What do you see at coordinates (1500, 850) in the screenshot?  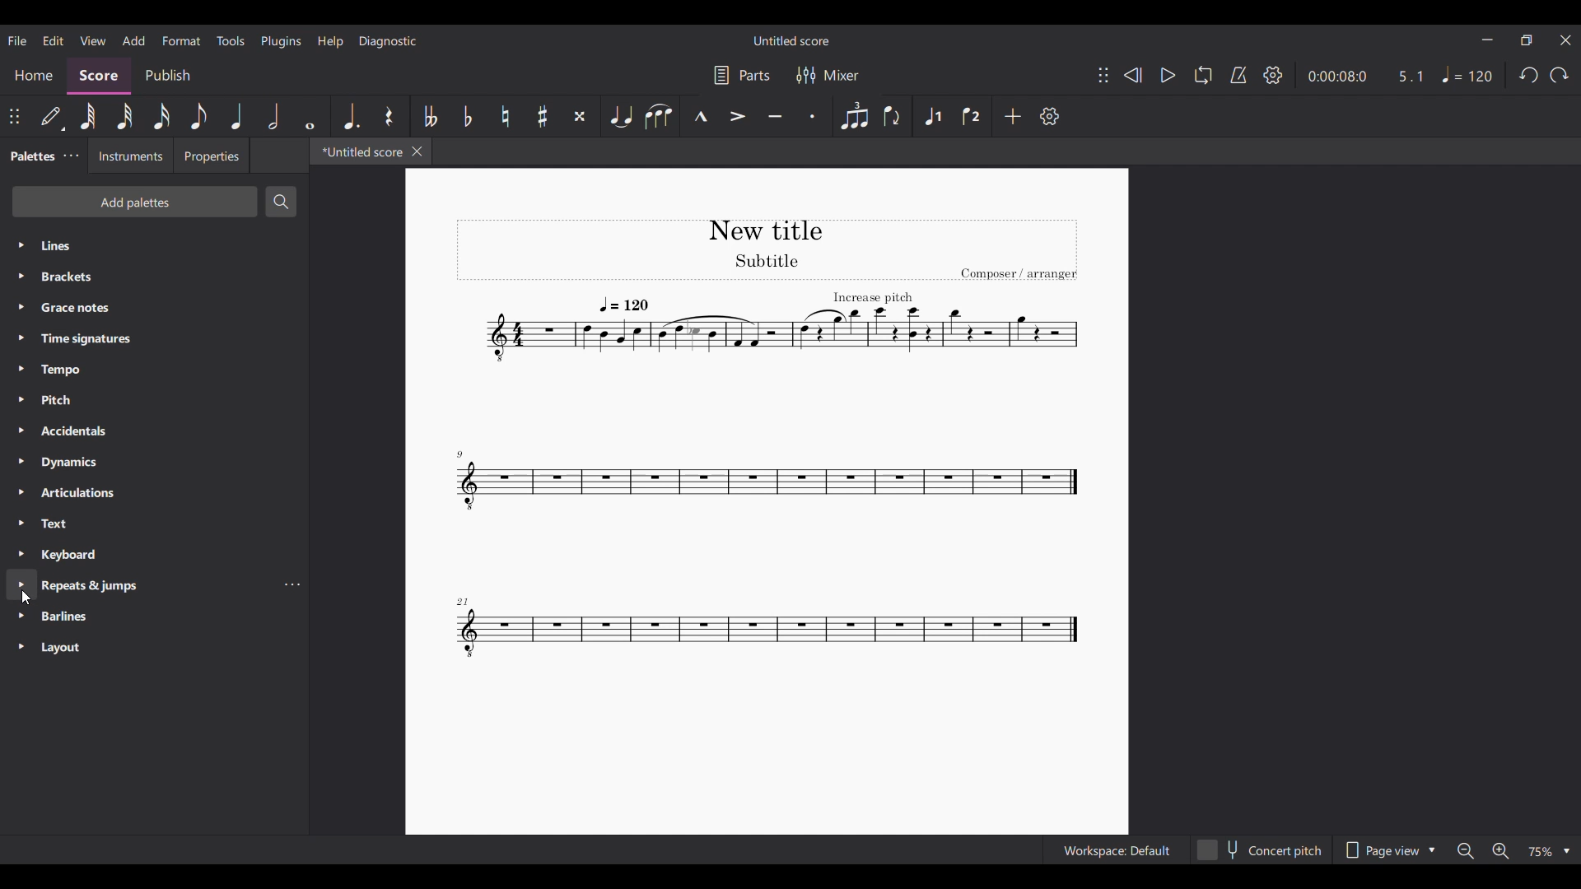 I see `Zoom in` at bounding box center [1500, 850].